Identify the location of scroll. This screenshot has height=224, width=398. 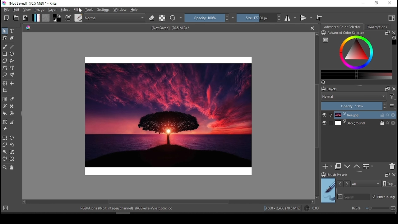
(169, 202).